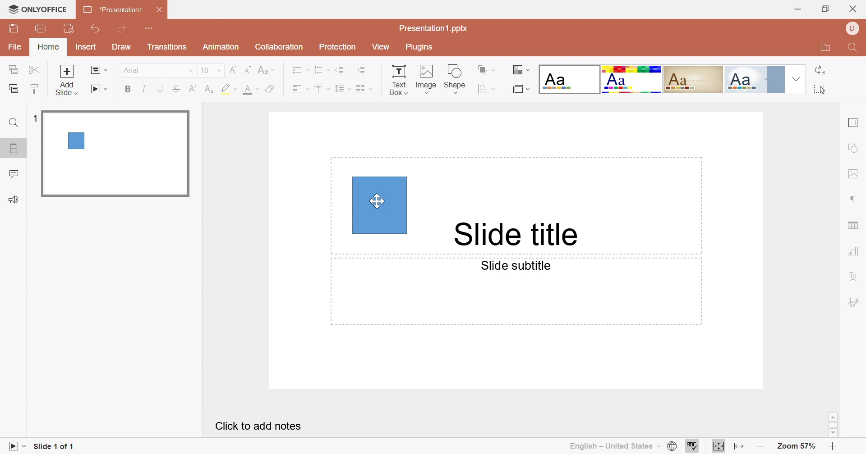  Describe the element at coordinates (523, 268) in the screenshot. I see `Slide subtitles` at that location.